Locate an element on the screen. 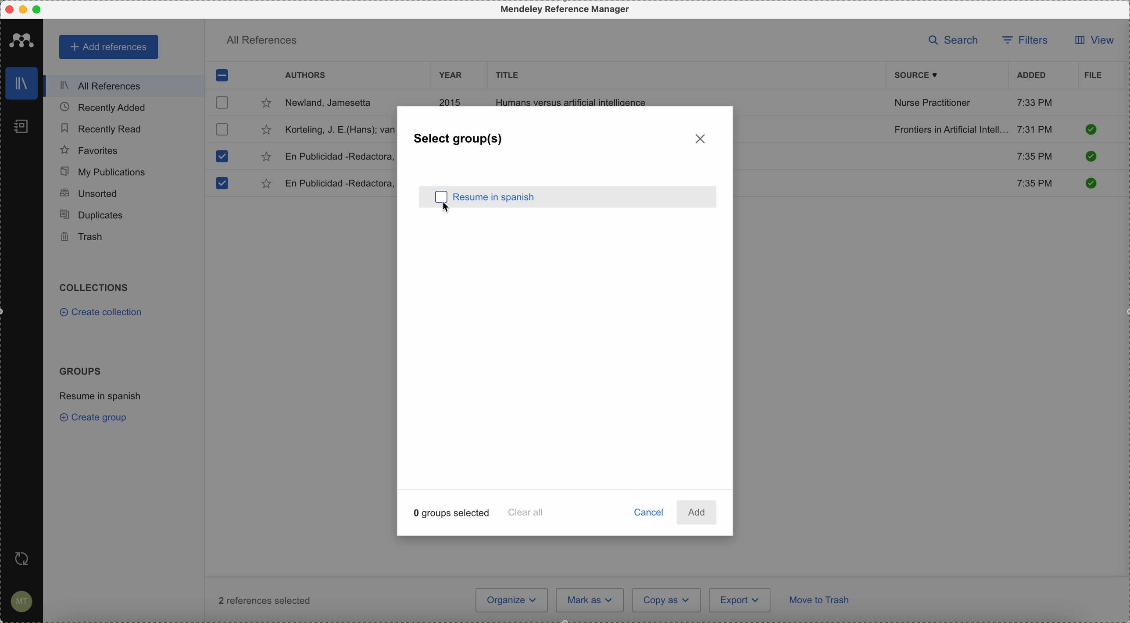 The width and height of the screenshot is (1130, 623). account settings is located at coordinates (20, 602).